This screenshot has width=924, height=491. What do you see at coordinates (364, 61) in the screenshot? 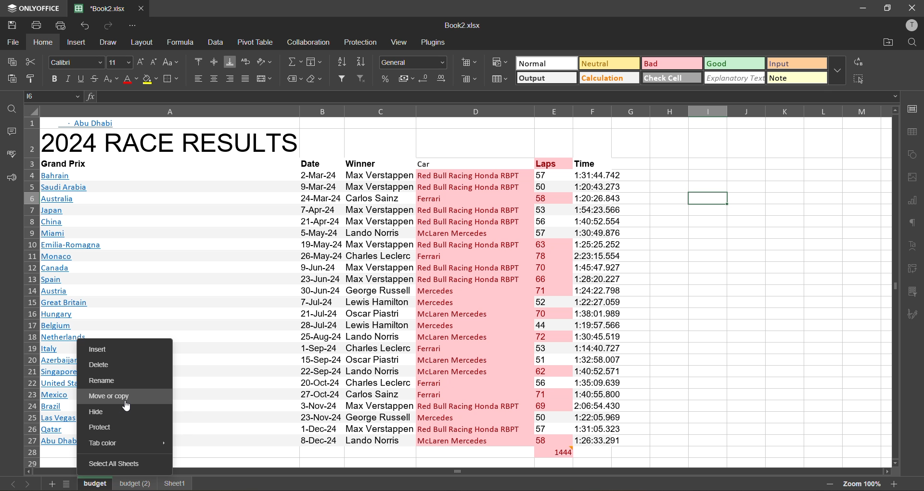
I see `sort descending` at bounding box center [364, 61].